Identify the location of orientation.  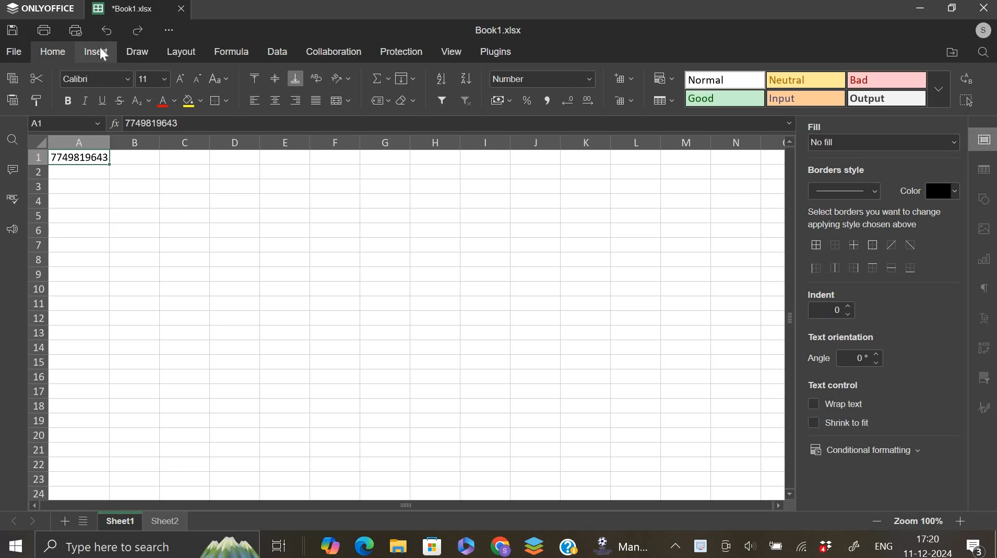
(341, 78).